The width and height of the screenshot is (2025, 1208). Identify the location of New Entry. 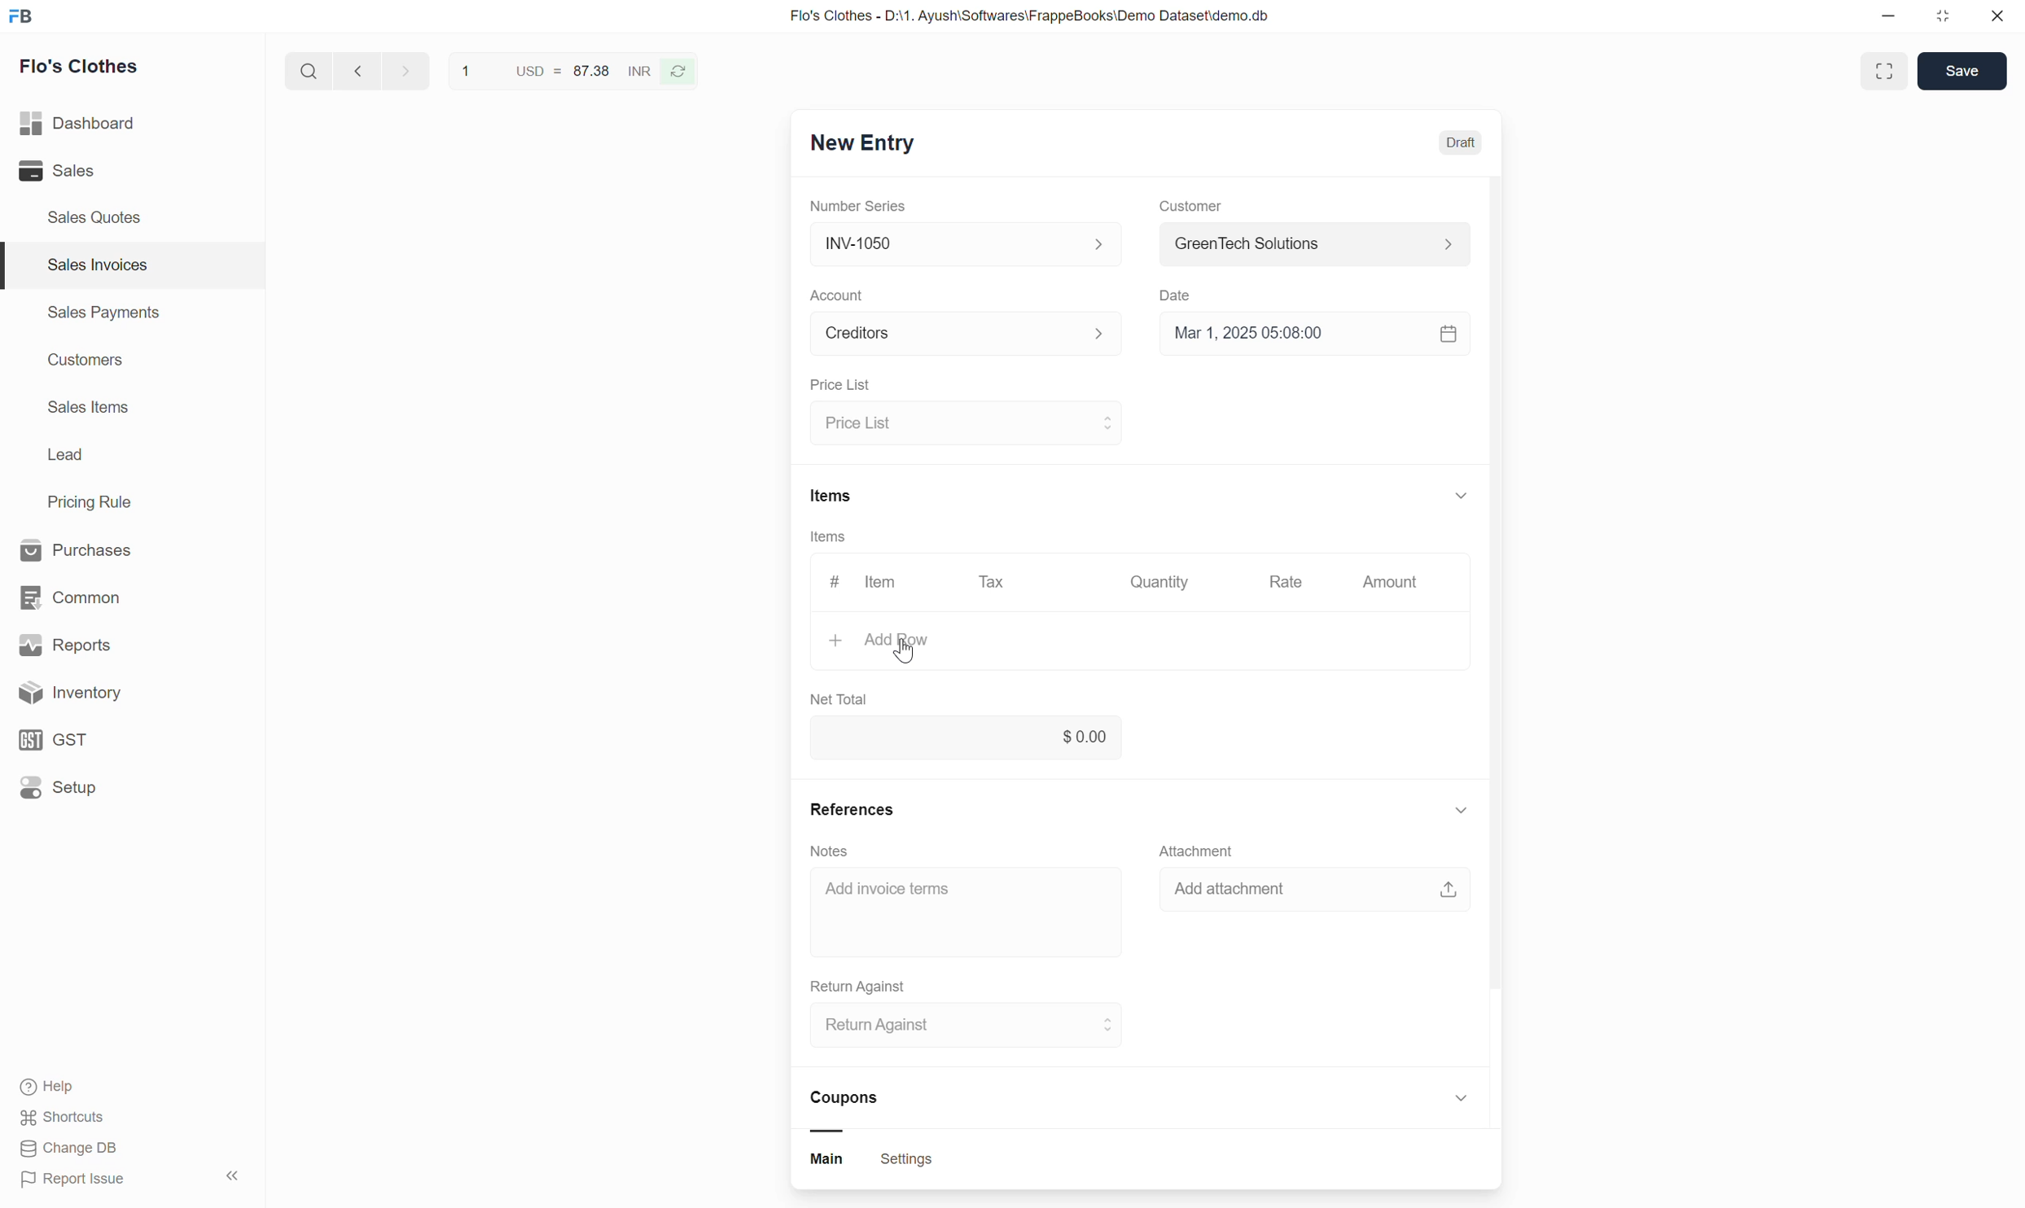
(875, 144).